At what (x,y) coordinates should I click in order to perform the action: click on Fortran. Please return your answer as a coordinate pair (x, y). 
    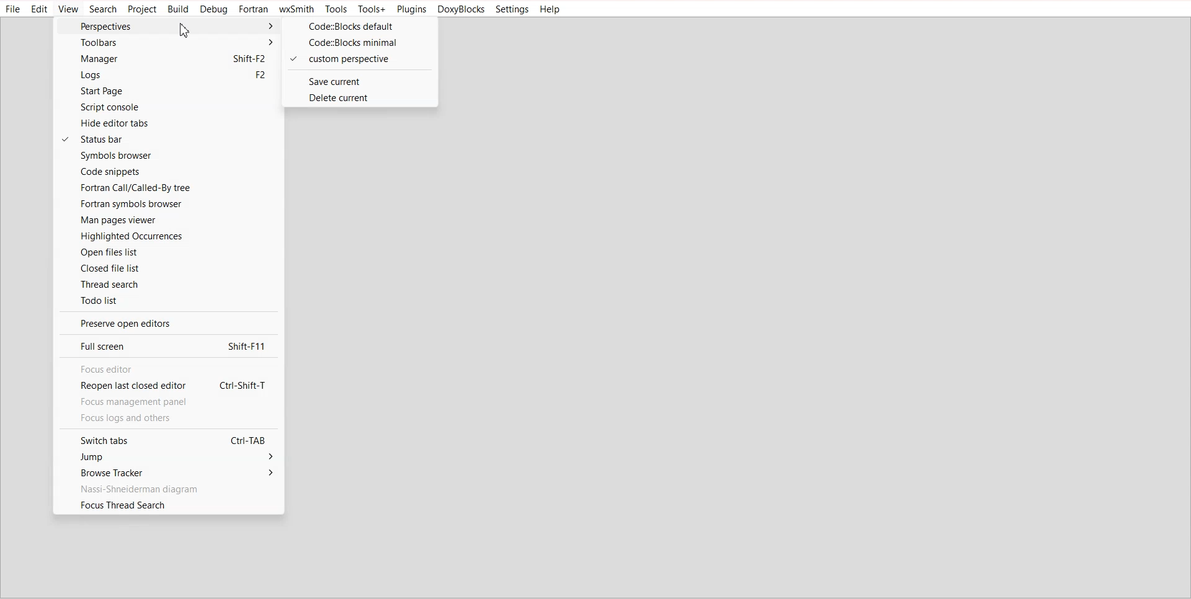
    Looking at the image, I should click on (254, 9).